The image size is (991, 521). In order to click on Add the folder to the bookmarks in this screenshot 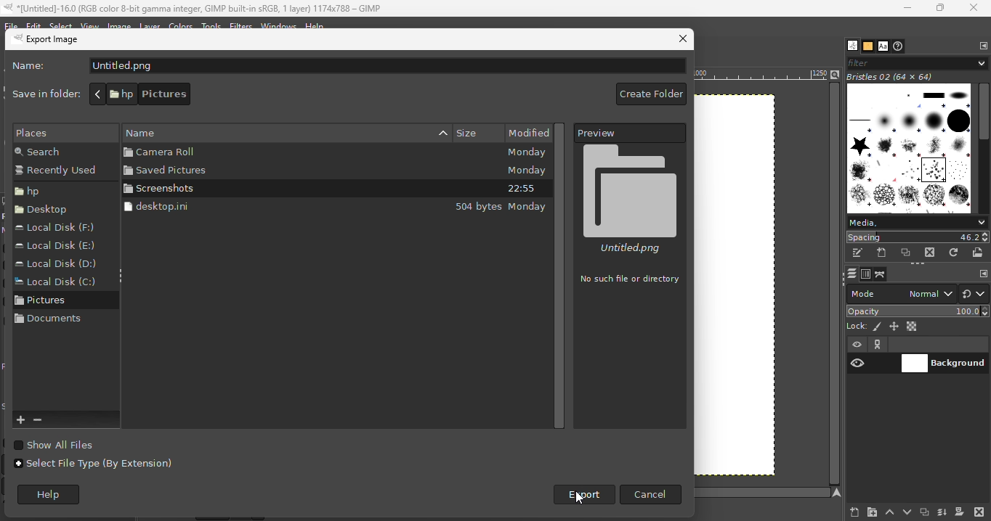, I will do `click(22, 420)`.